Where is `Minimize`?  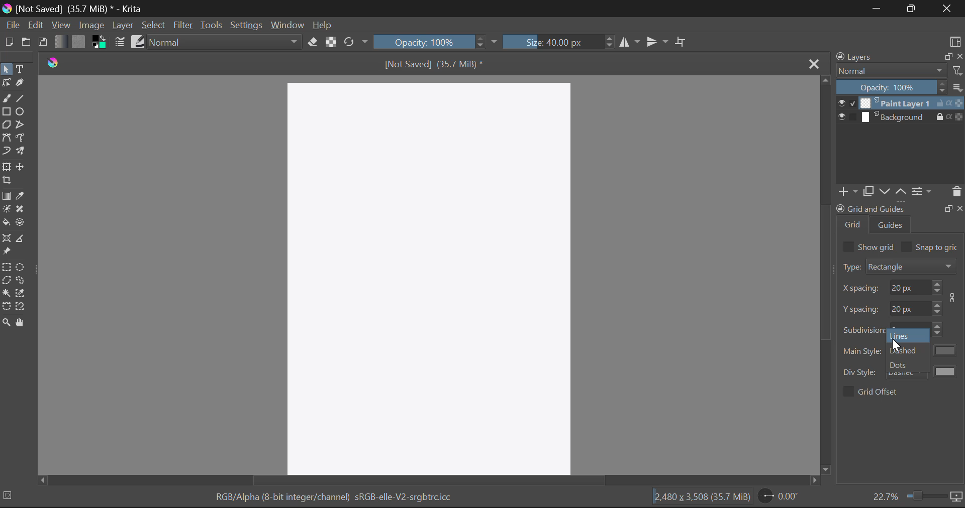
Minimize is located at coordinates (915, 9).